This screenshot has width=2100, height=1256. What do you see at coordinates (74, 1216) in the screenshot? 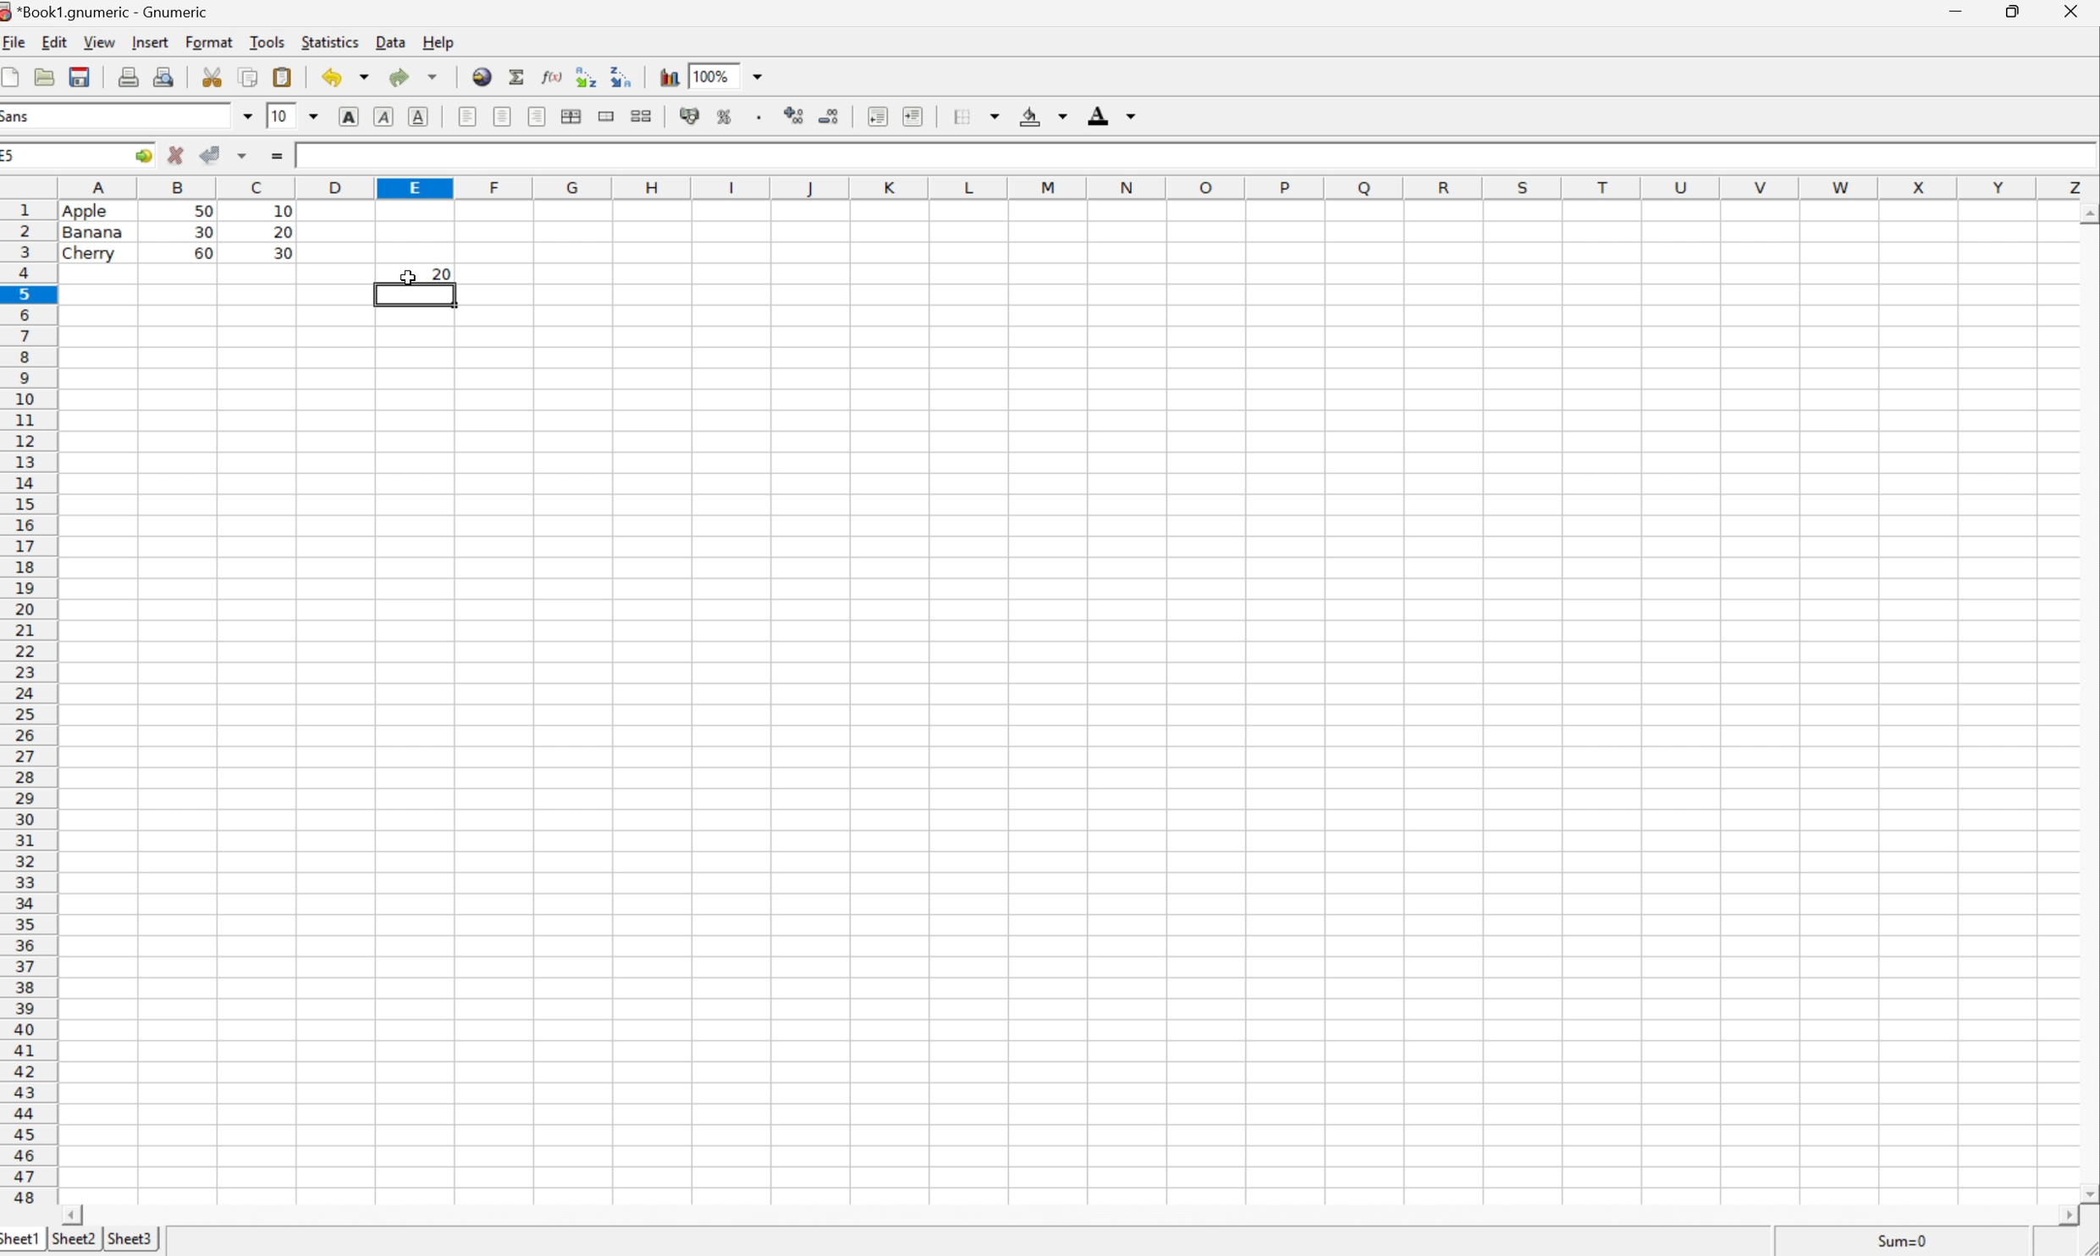
I see `scroll left` at bounding box center [74, 1216].